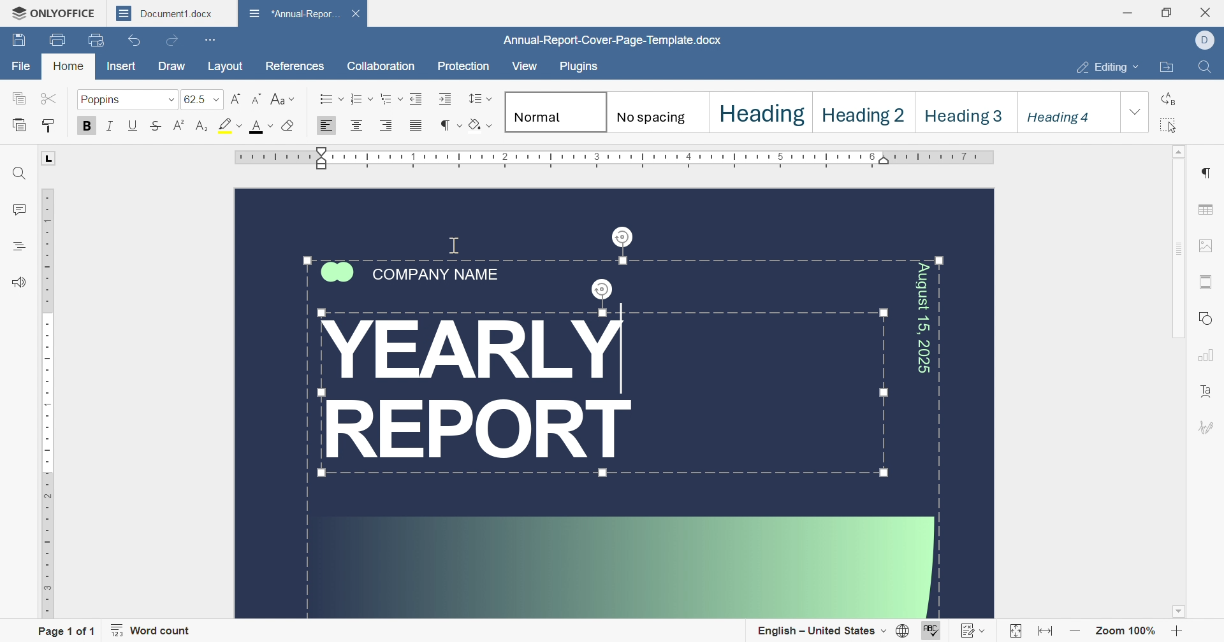 The height and width of the screenshot is (642, 1224). Describe the element at coordinates (451, 125) in the screenshot. I see `nonprinting characters` at that location.